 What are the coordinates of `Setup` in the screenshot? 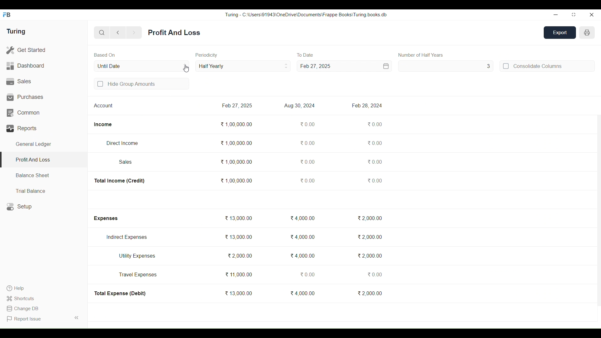 It's located at (44, 207).